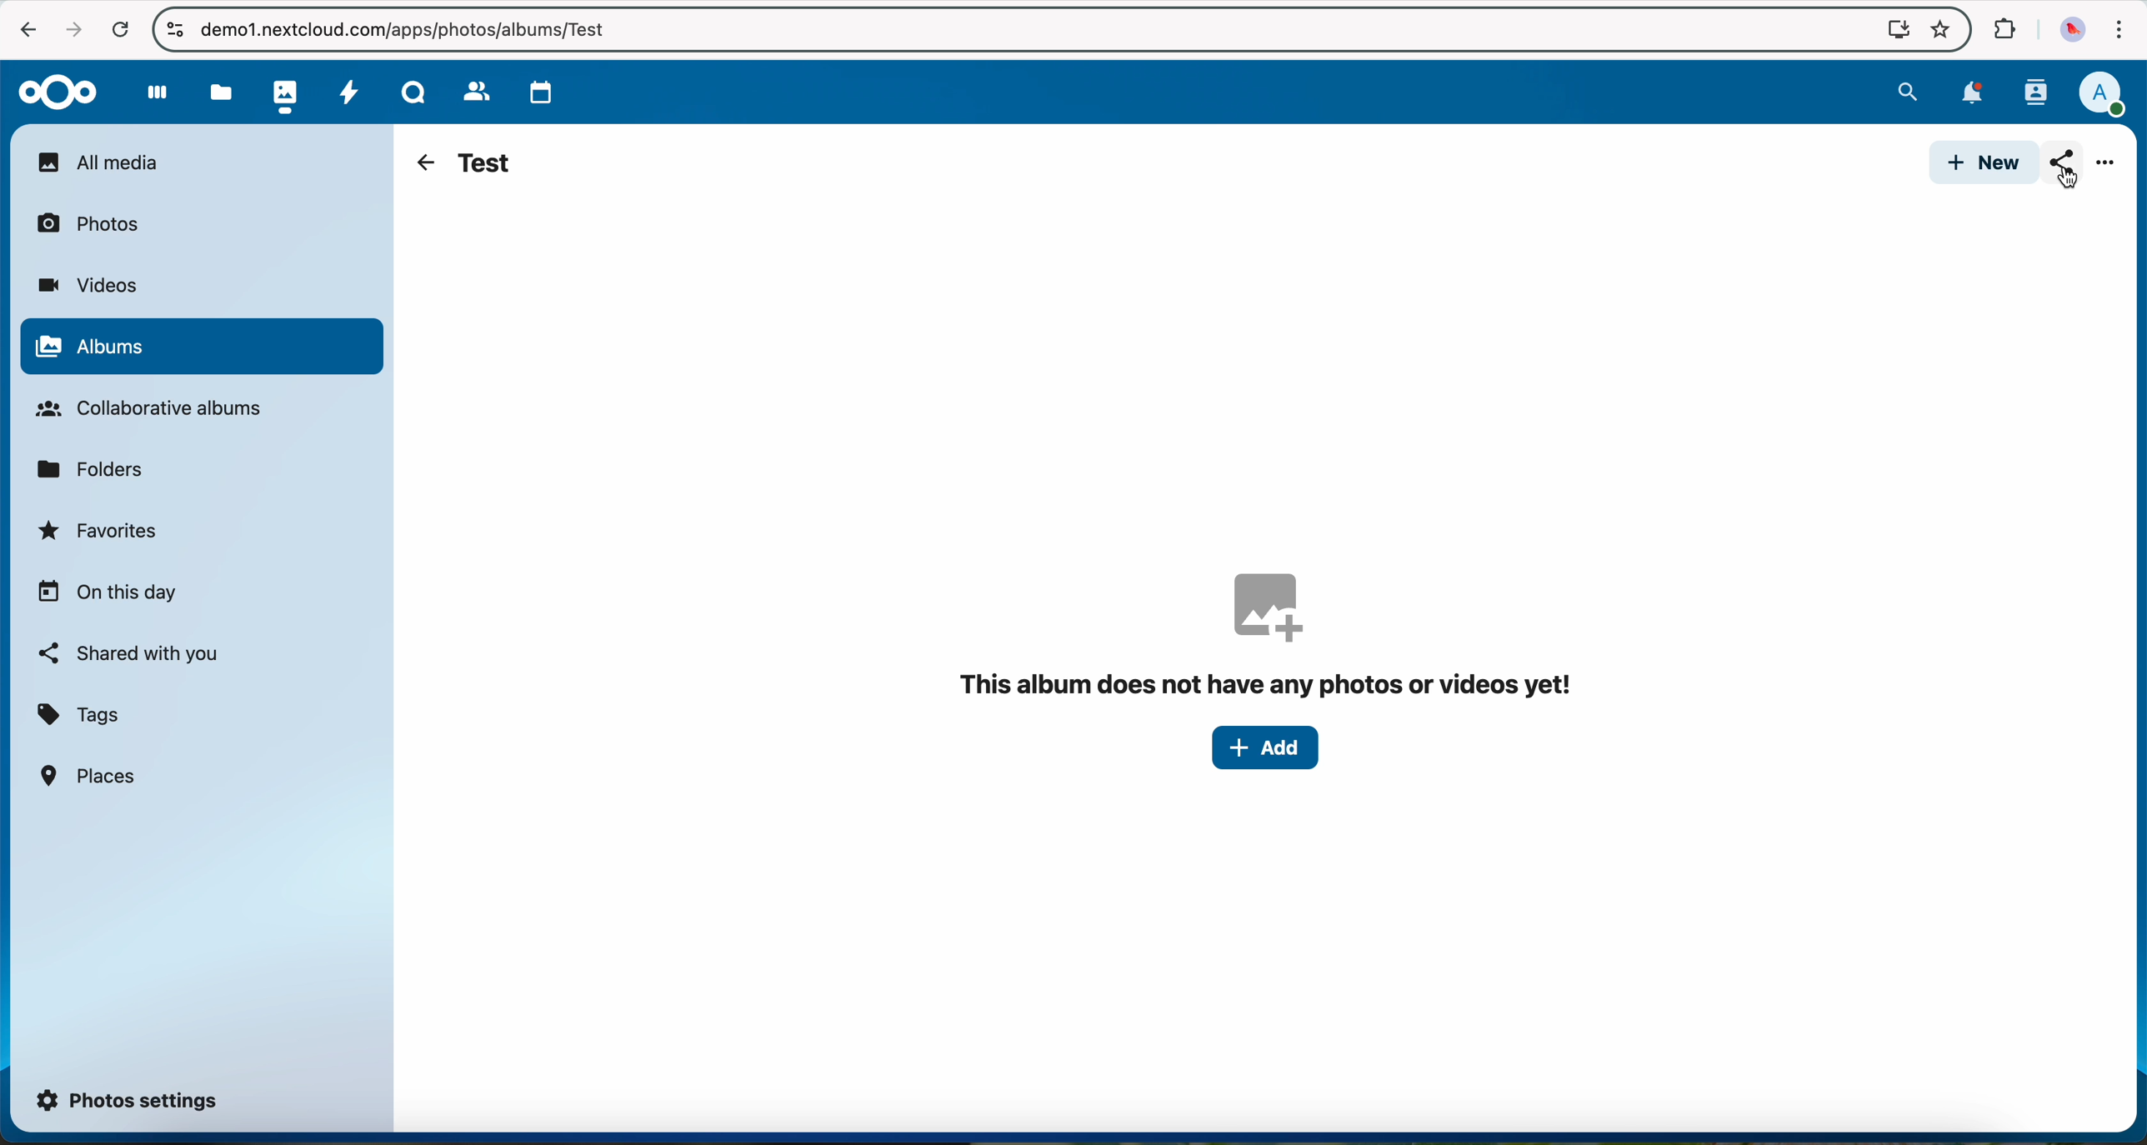 The width and height of the screenshot is (2147, 1145). What do you see at coordinates (79, 716) in the screenshot?
I see `tags` at bounding box center [79, 716].